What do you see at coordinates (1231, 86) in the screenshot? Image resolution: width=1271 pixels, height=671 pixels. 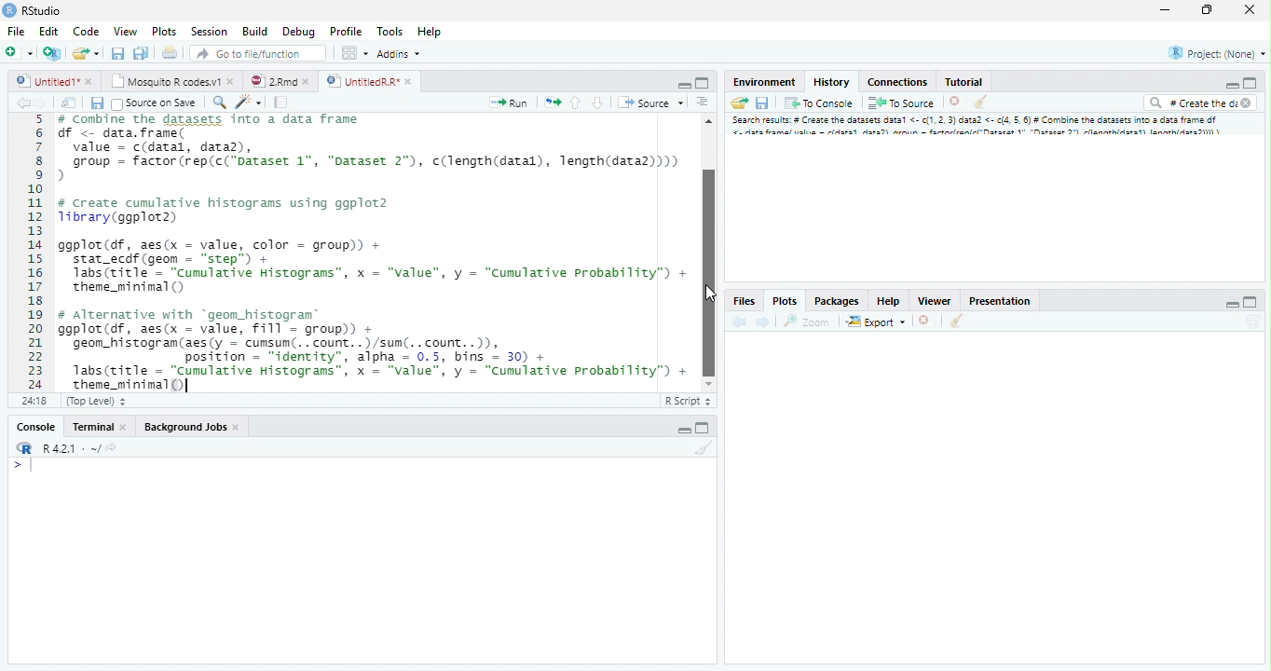 I see `Minimize` at bounding box center [1231, 86].